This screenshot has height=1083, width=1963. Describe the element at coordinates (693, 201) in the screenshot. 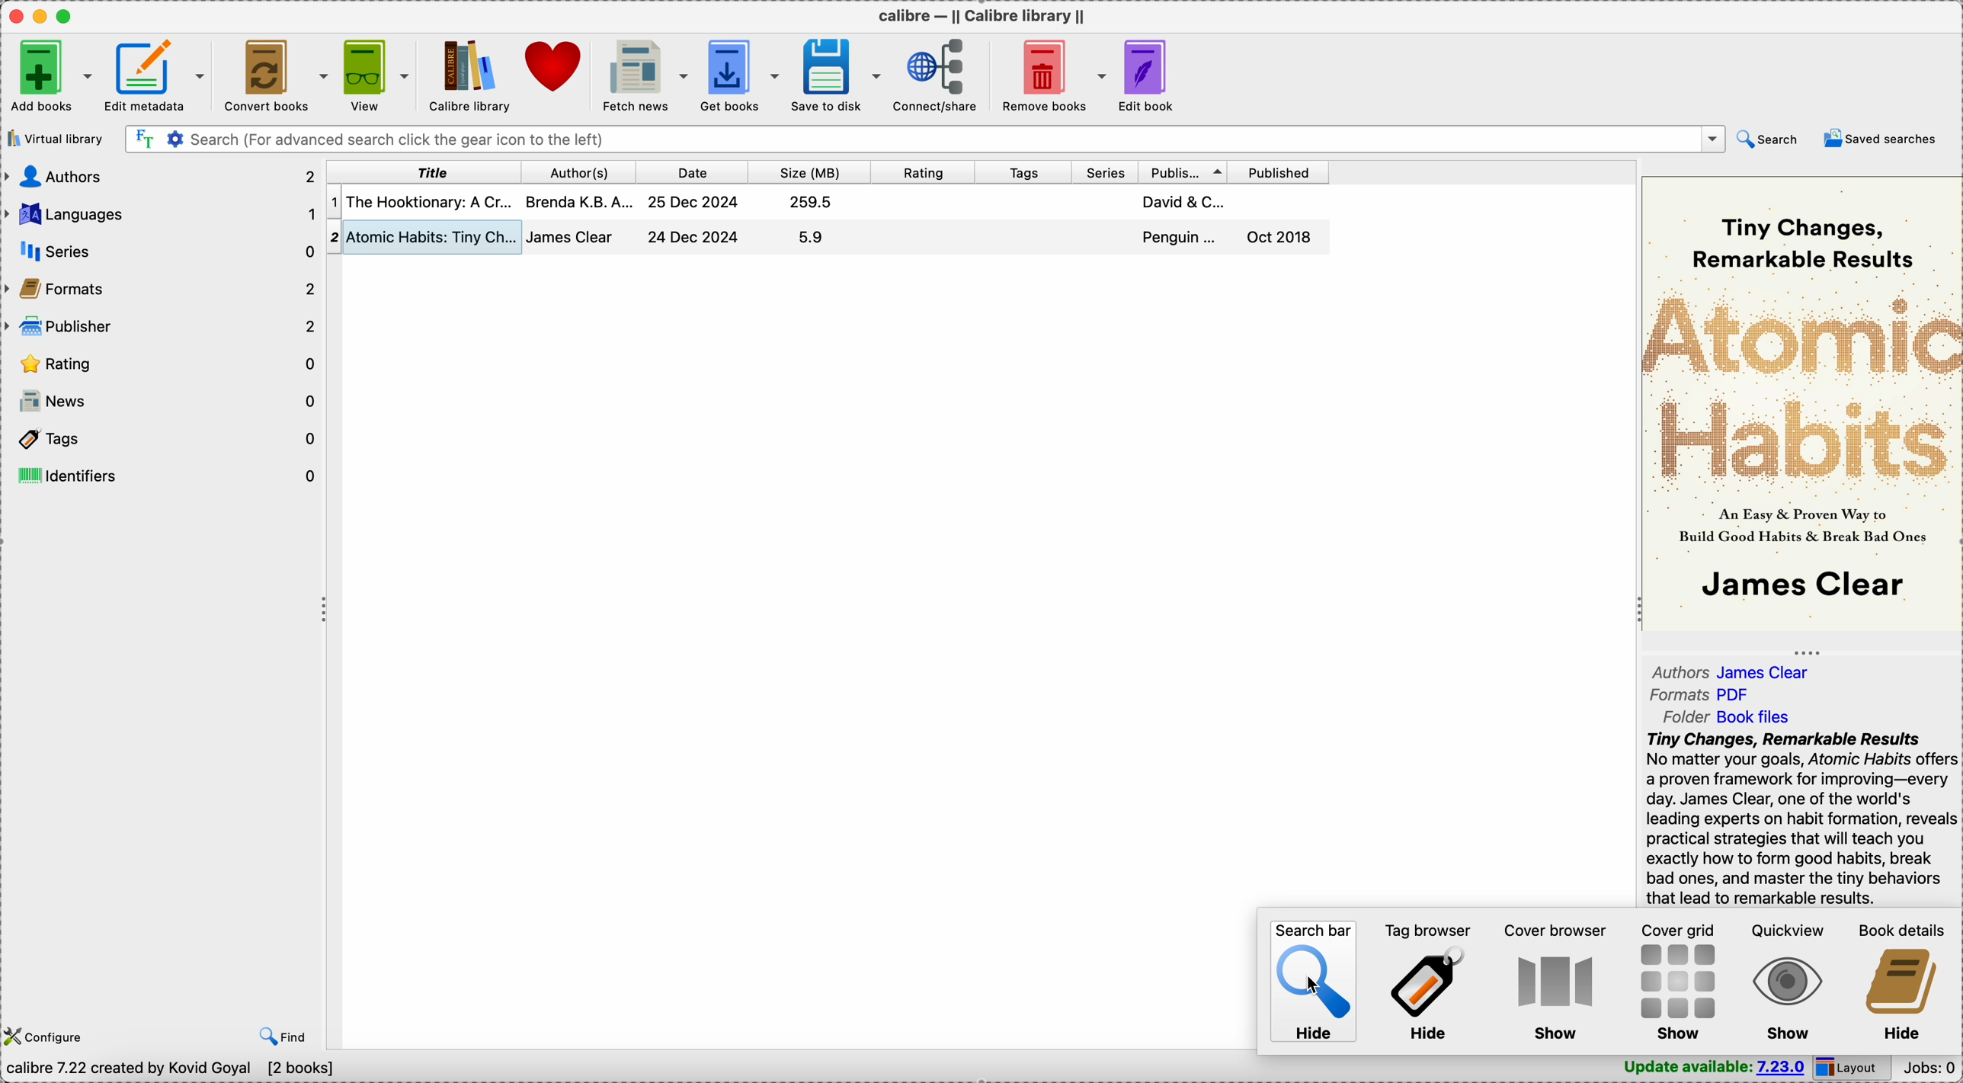

I see `25 Dec 2024` at that location.